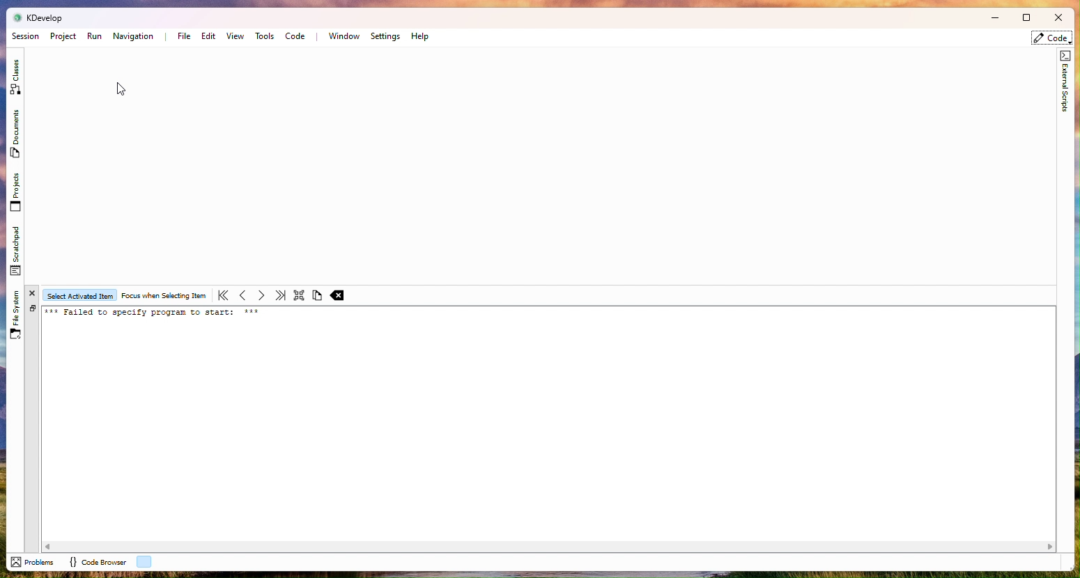 The height and width of the screenshot is (578, 1080). Describe the element at coordinates (208, 36) in the screenshot. I see `Edit` at that location.